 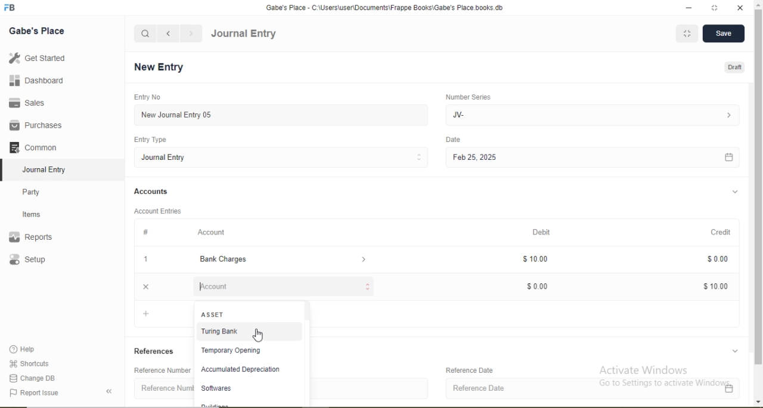 I want to click on $0.00, so click(x=715, y=258).